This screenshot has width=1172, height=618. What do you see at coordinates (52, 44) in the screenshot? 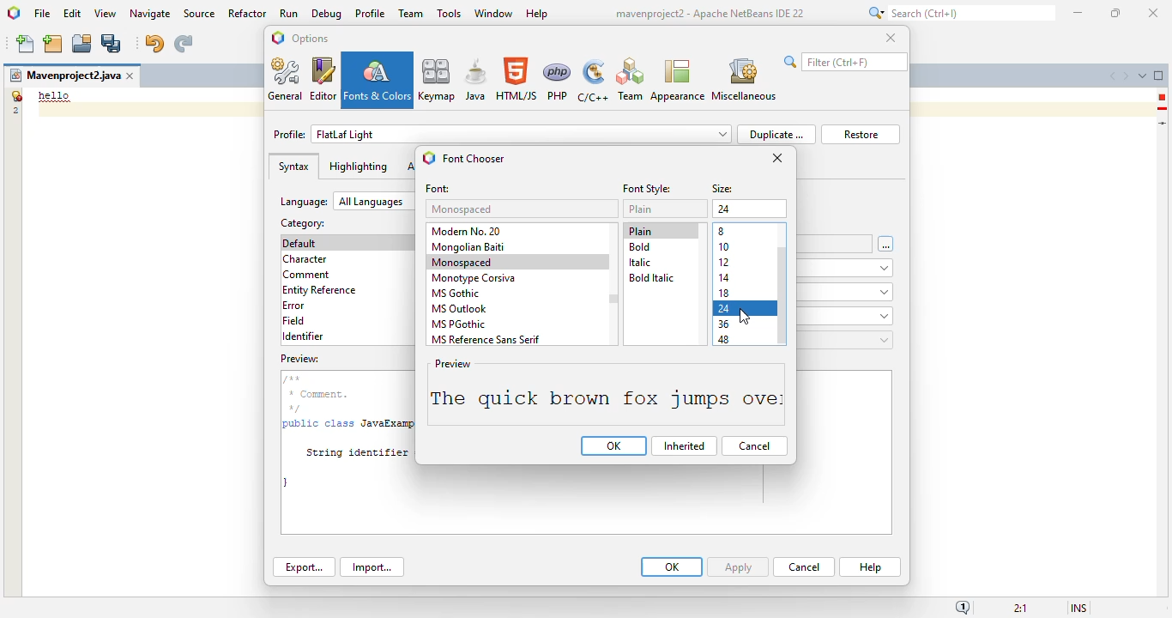
I see `new project` at bounding box center [52, 44].